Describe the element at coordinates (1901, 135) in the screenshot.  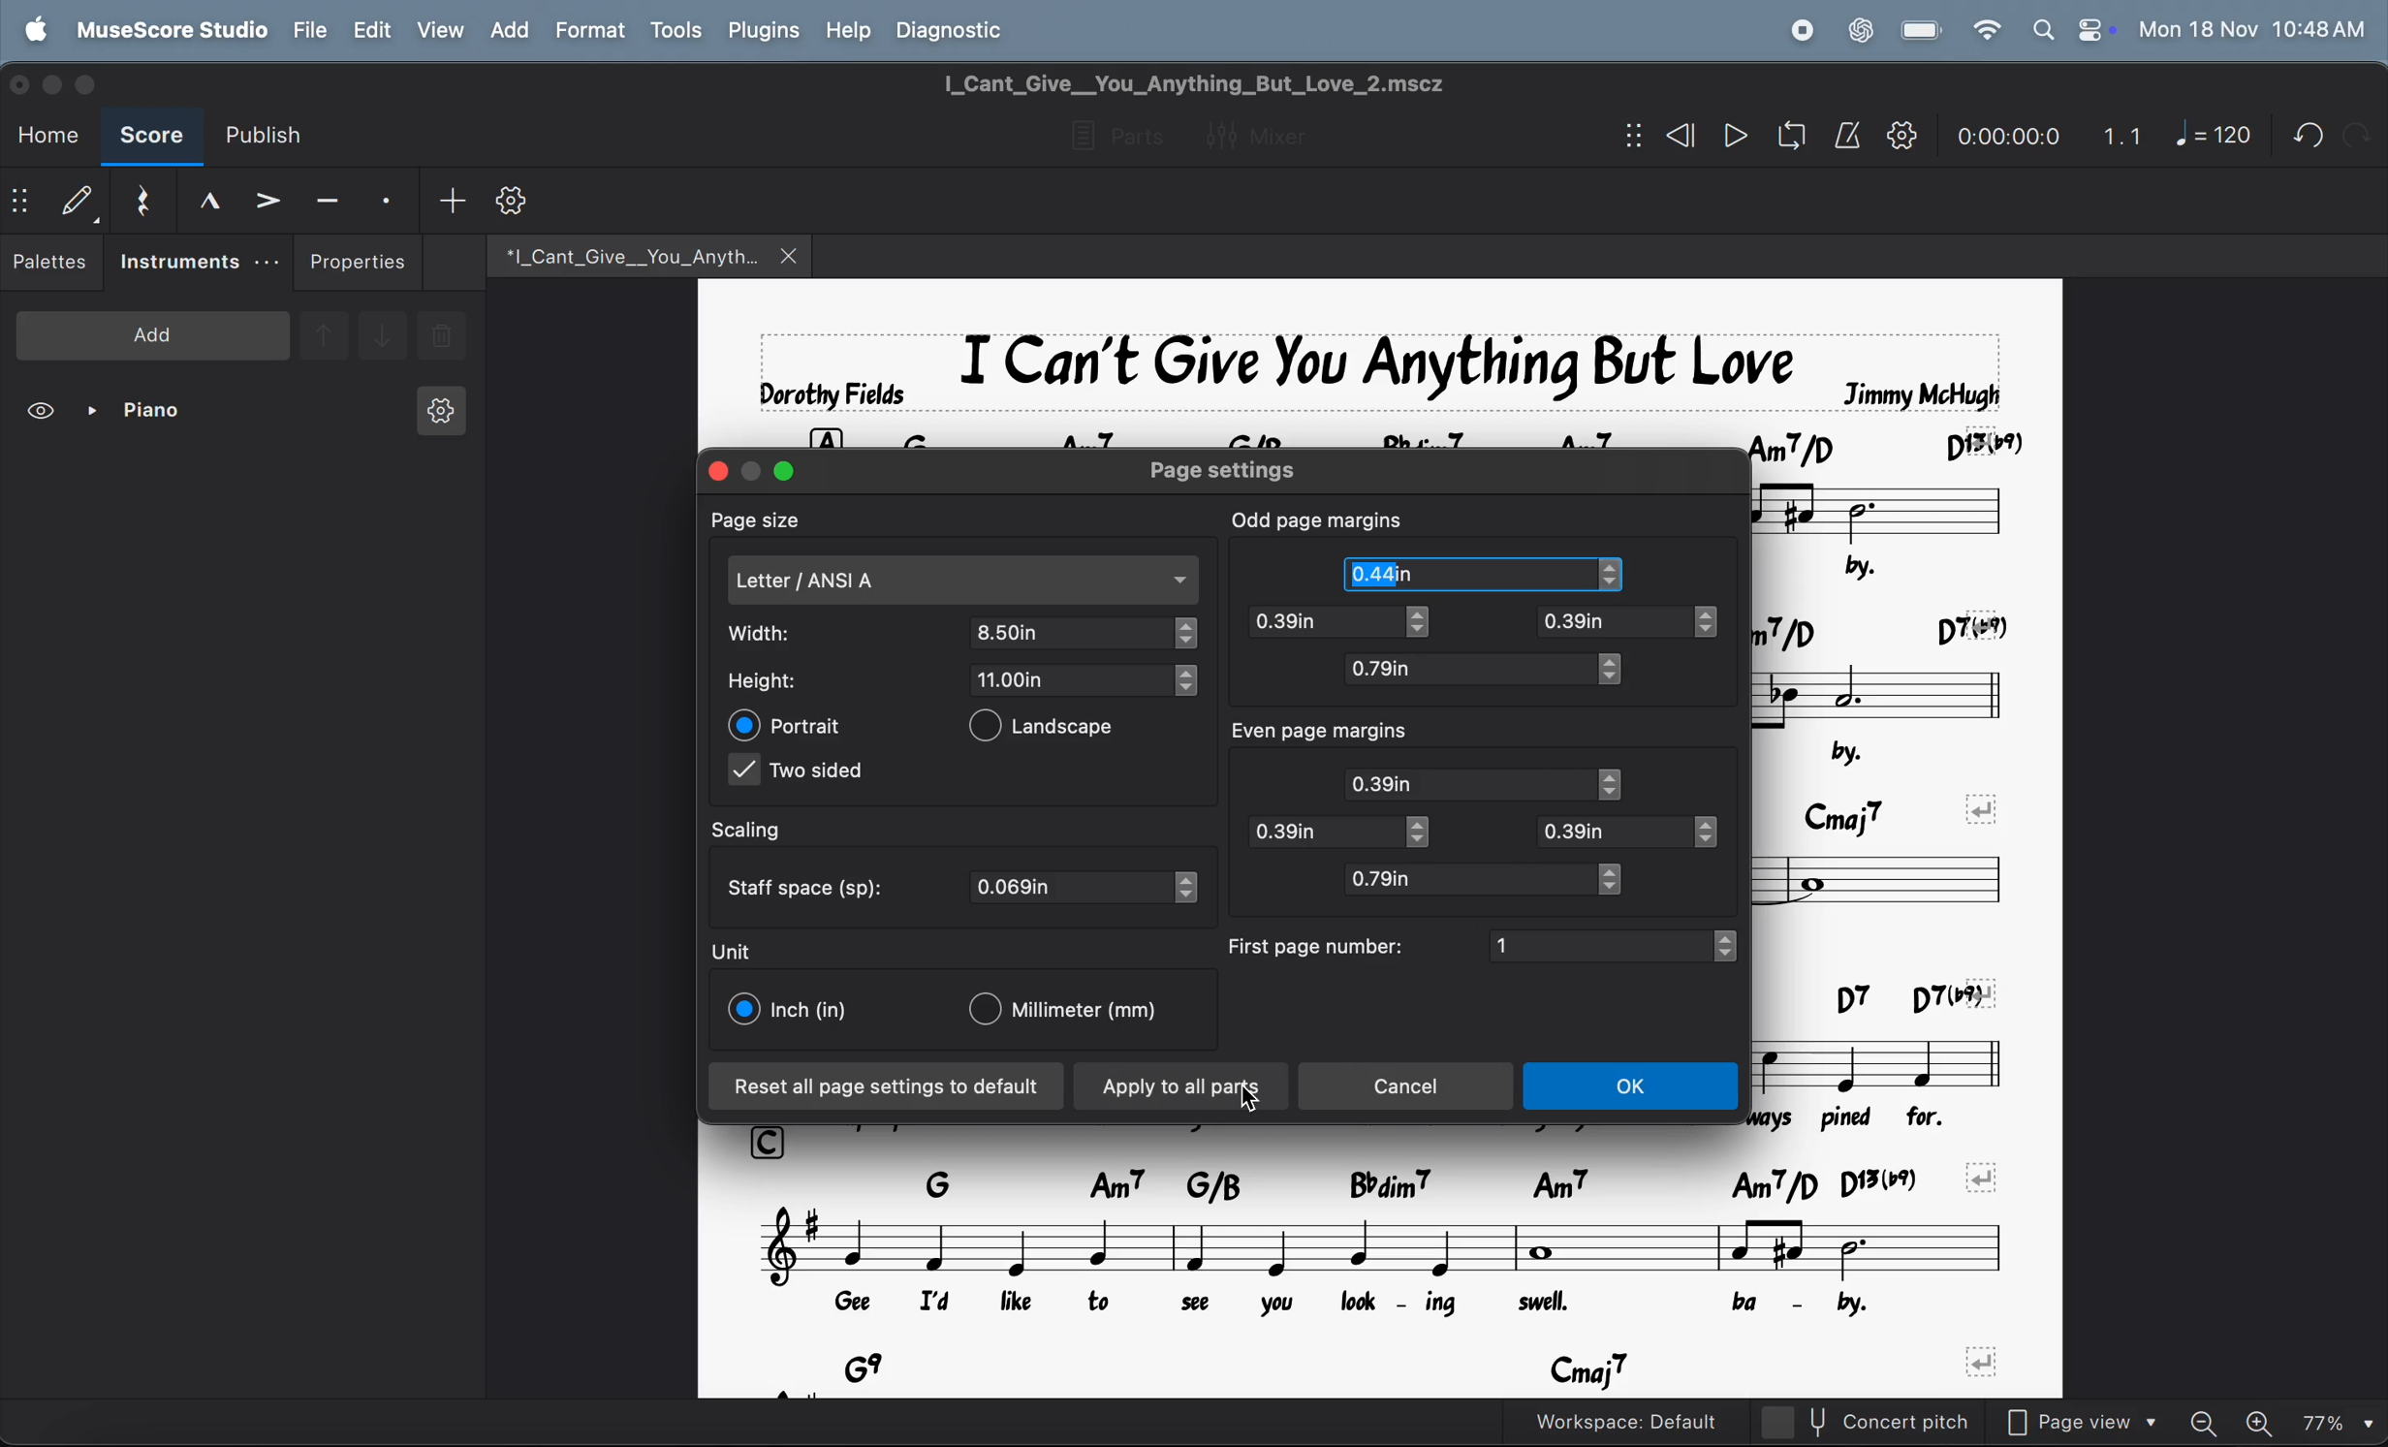
I see `playback setting` at that location.